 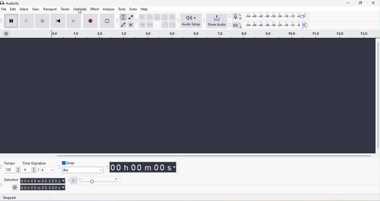 I want to click on audacity time toolbar, so click(x=107, y=166).